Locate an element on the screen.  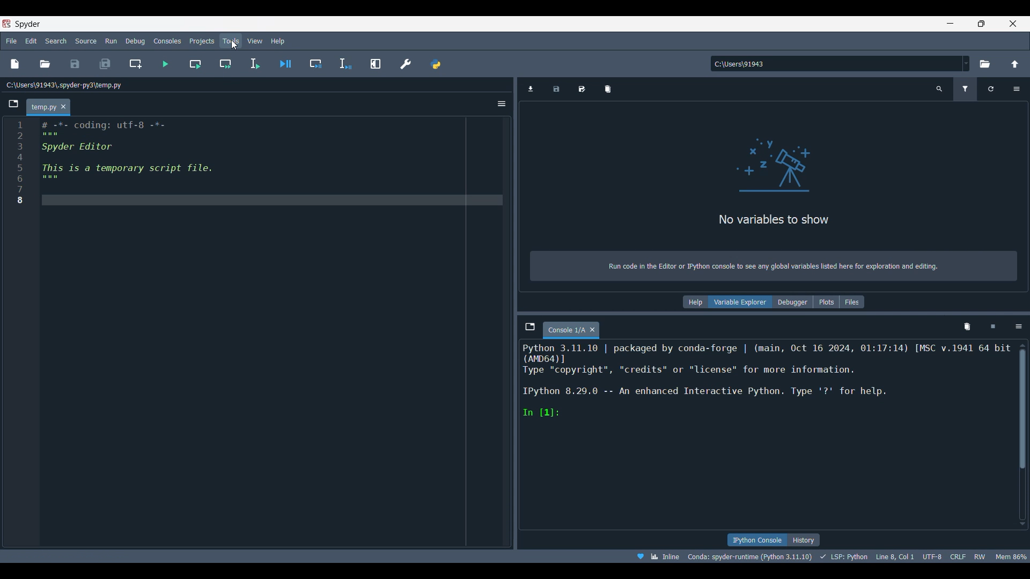
Options is located at coordinates (1019, 326).